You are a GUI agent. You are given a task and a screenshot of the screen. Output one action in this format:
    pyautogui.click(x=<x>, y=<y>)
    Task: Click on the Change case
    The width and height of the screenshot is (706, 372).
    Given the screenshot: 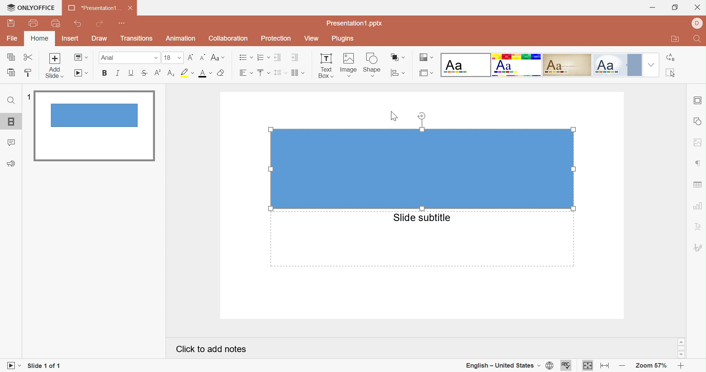 What is the action you would take?
    pyautogui.click(x=217, y=58)
    